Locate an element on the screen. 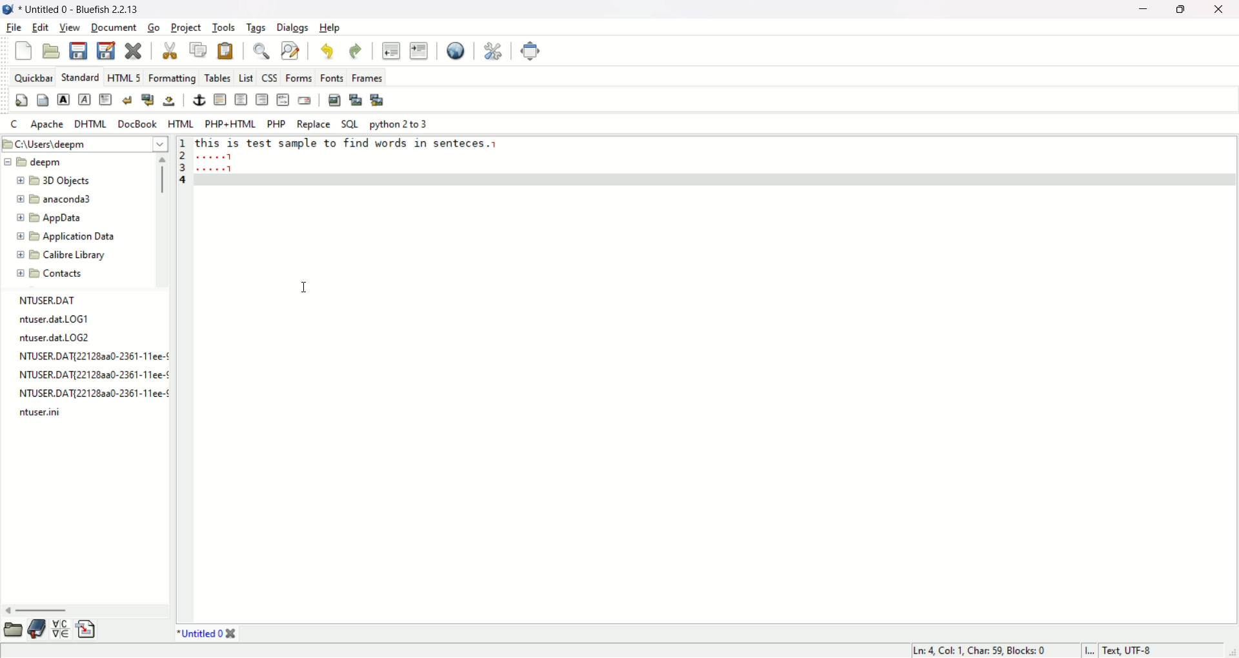 Image resolution: width=1239 pixels, height=658 pixels. close is located at coordinates (1219, 10).